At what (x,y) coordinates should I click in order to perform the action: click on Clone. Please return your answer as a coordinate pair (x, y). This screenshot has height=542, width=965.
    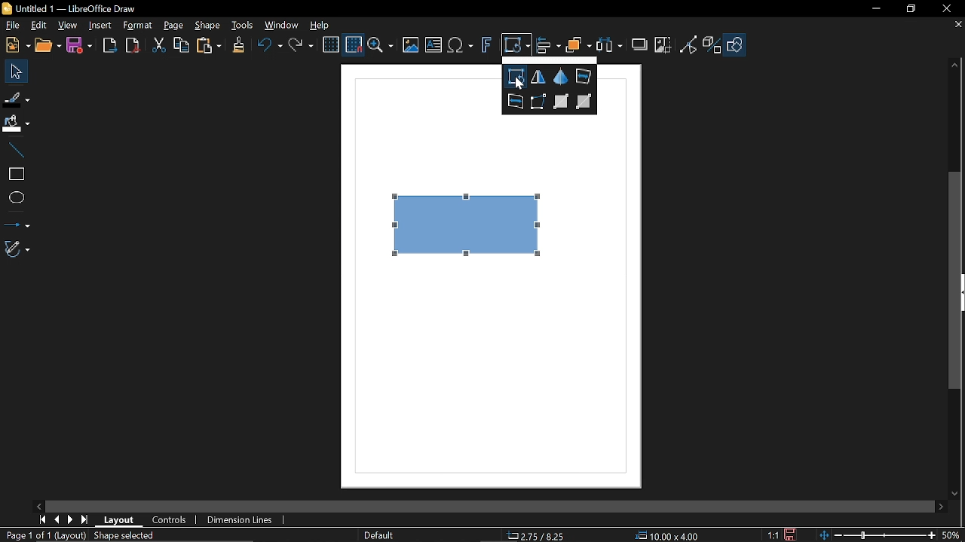
    Looking at the image, I should click on (238, 46).